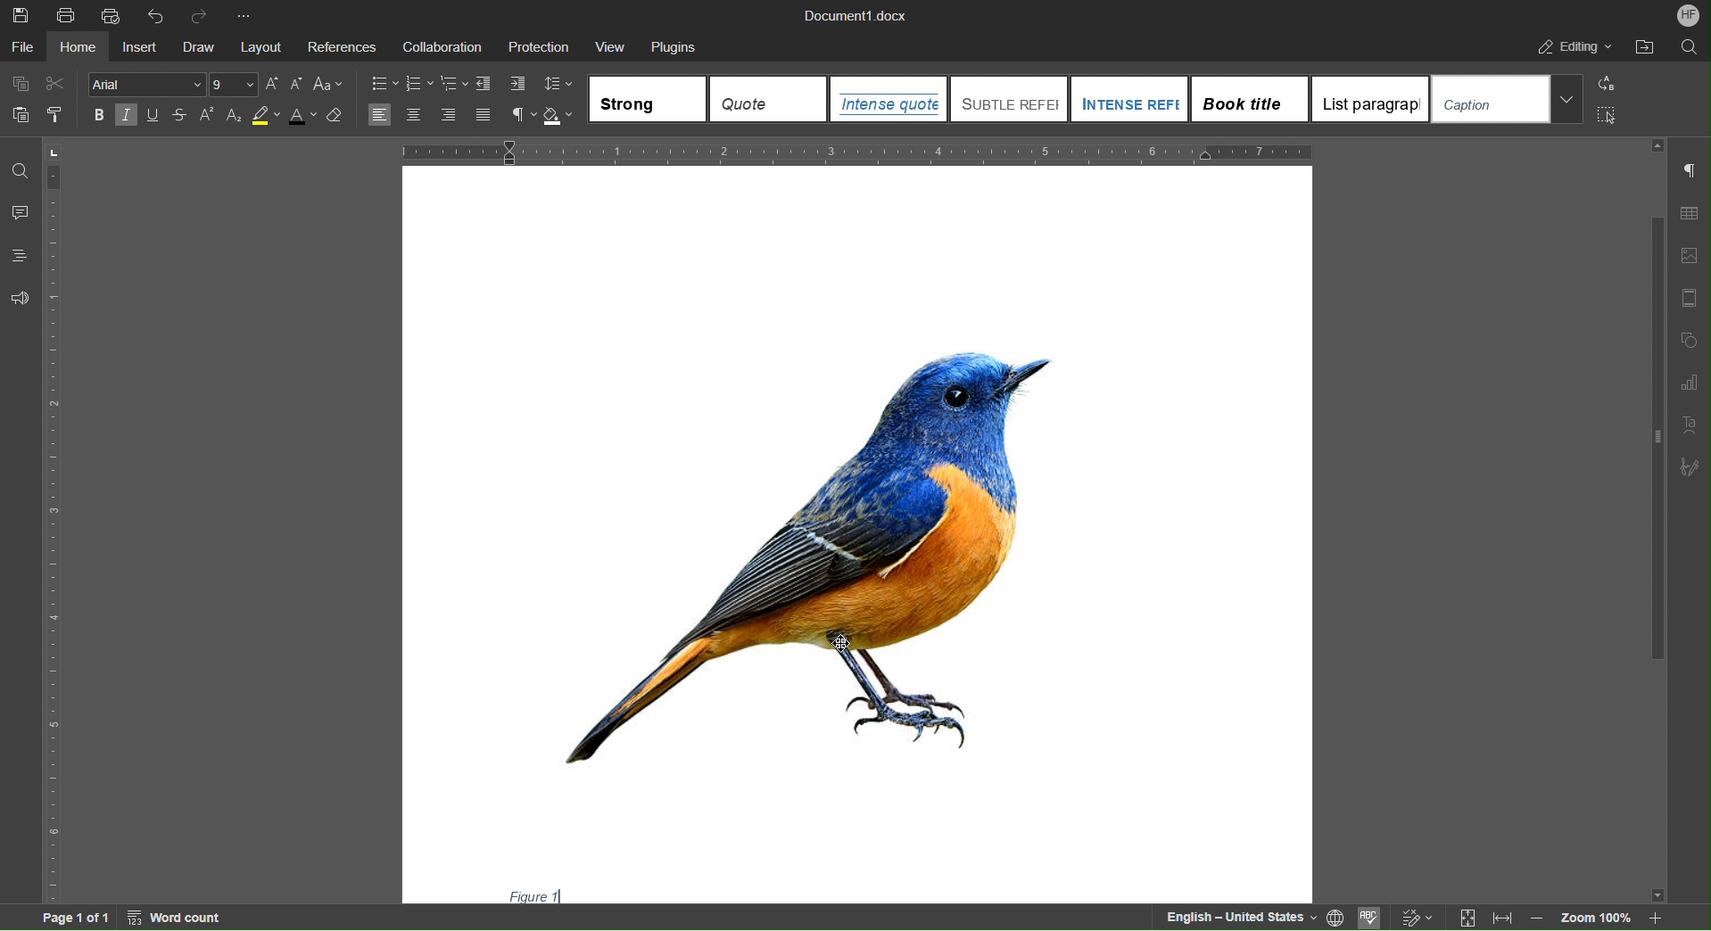 This screenshot has height=931, width=1711. Describe the element at coordinates (1337, 916) in the screenshot. I see `Set Document Language` at that location.